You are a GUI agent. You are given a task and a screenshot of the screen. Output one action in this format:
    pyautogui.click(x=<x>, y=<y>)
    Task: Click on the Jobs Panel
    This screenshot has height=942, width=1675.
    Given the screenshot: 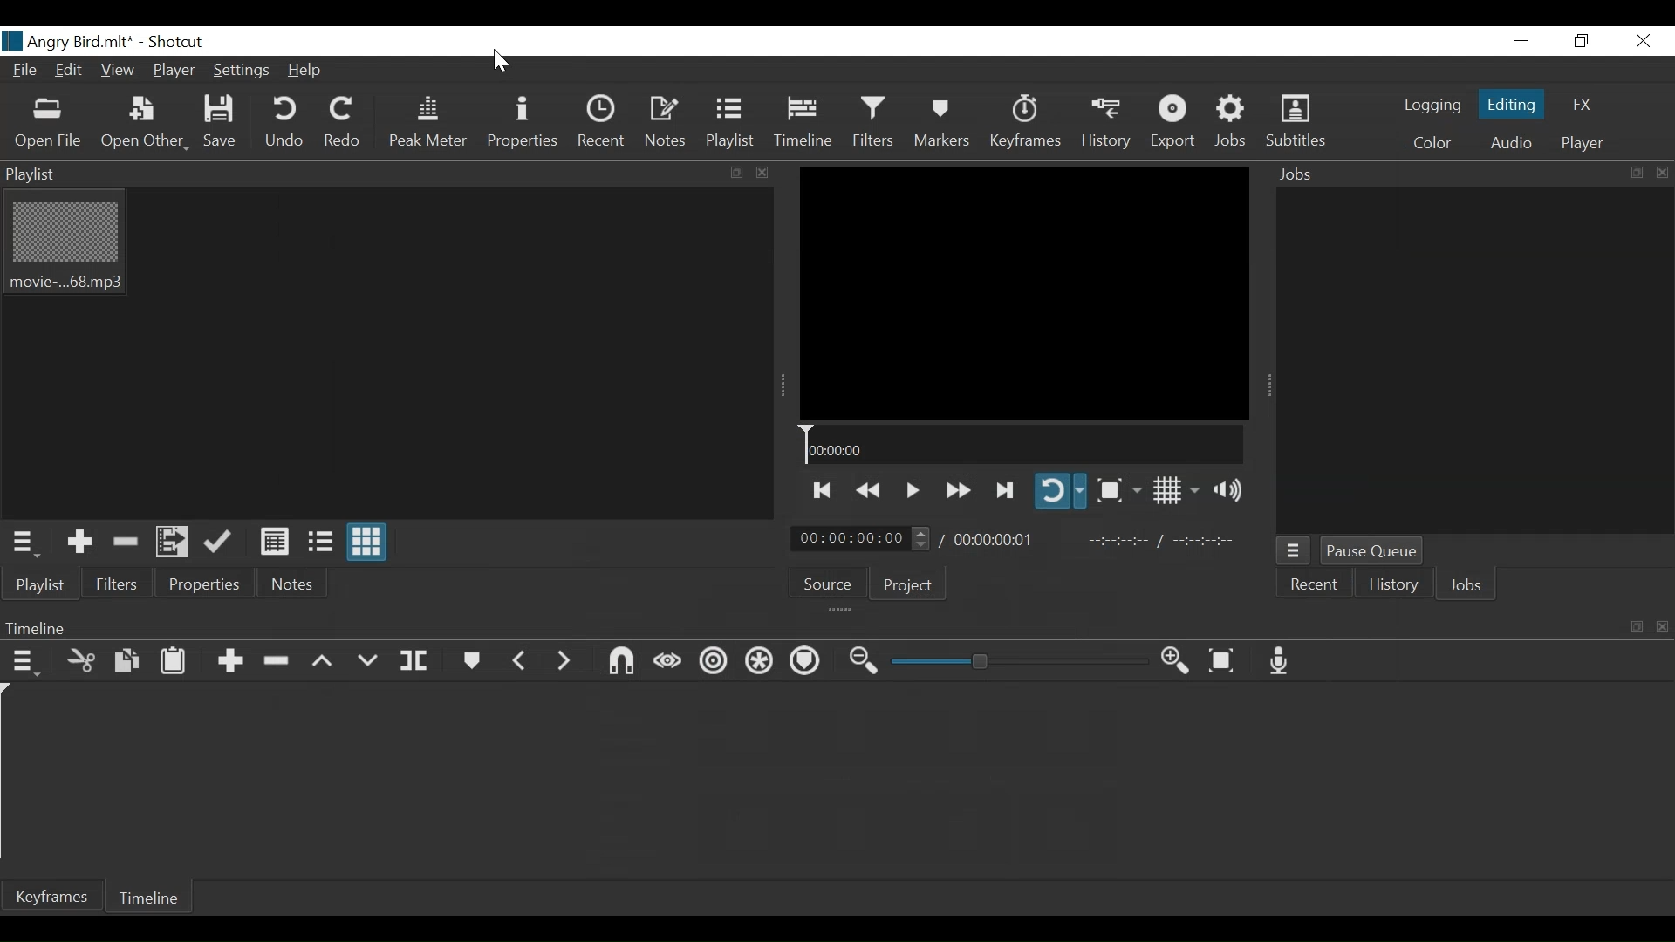 What is the action you would take?
    pyautogui.click(x=1470, y=358)
    